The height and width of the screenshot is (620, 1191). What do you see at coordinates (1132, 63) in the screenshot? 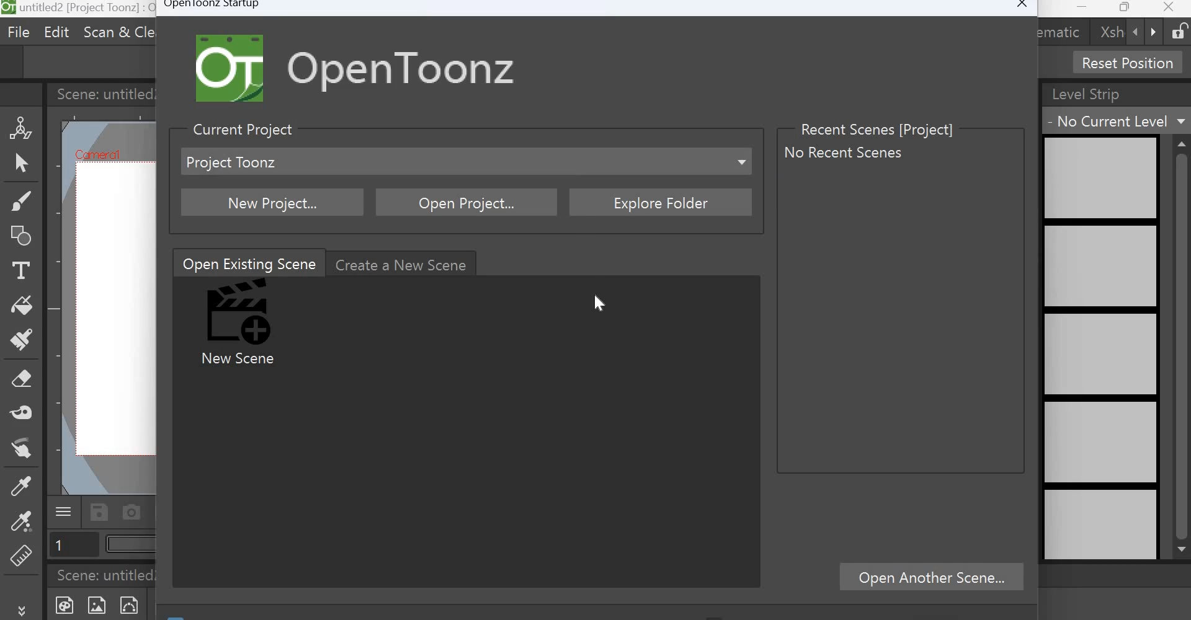
I see `Reset Position` at bounding box center [1132, 63].